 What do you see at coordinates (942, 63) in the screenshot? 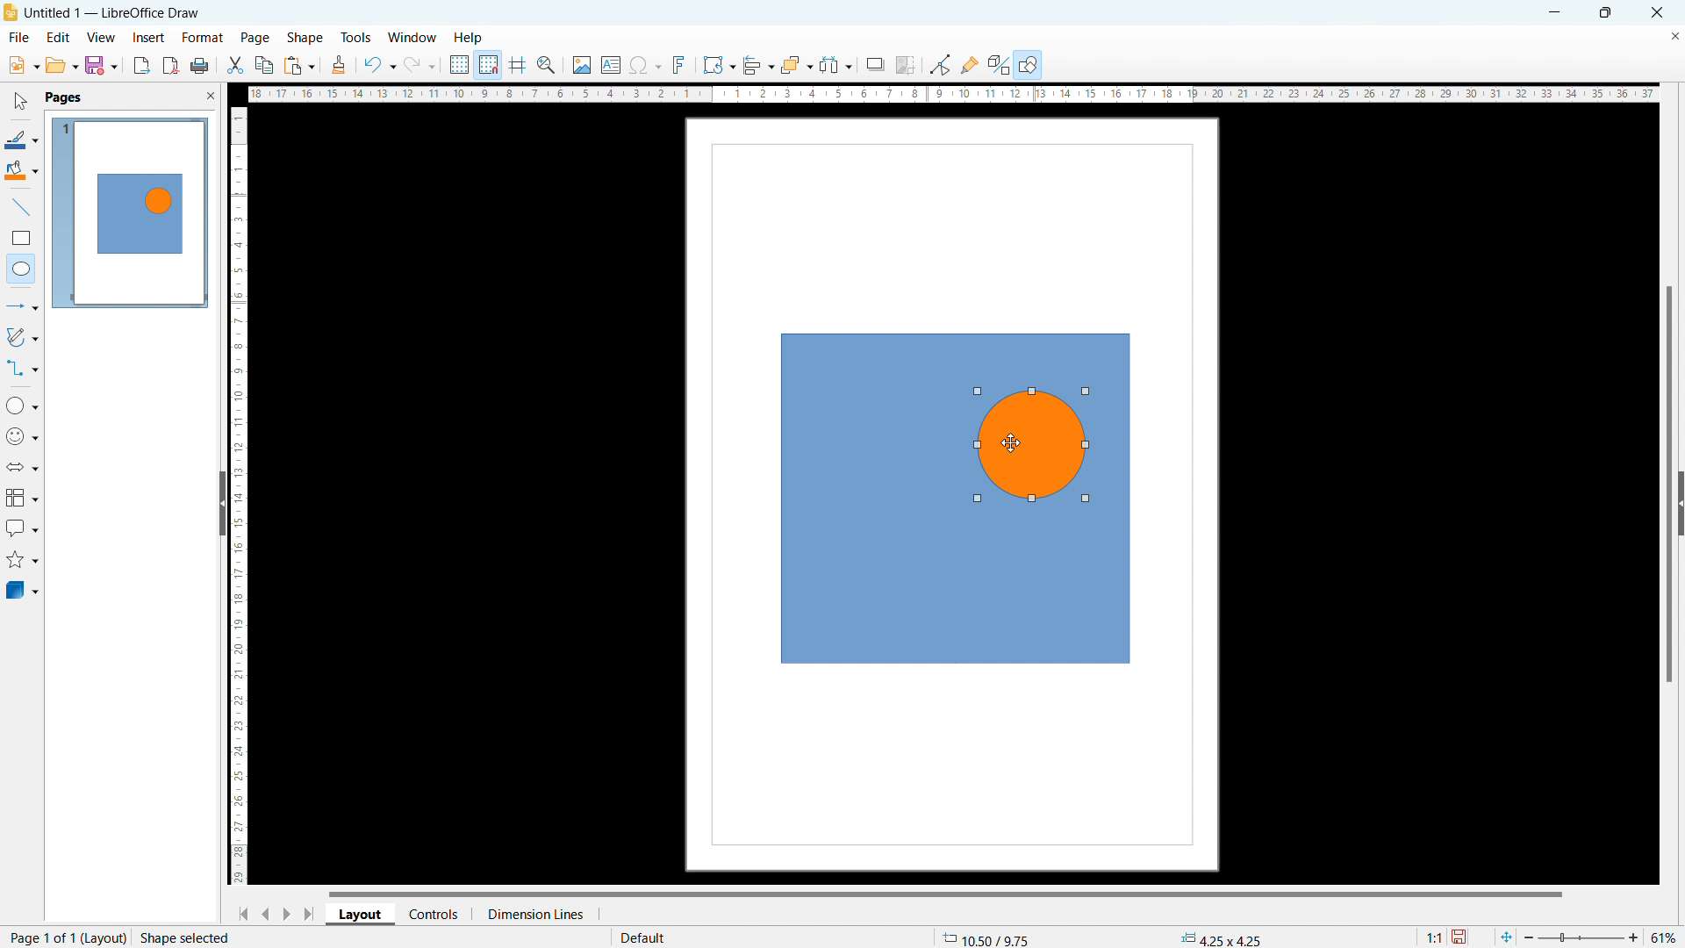
I see `toggle point edit mode` at bounding box center [942, 63].